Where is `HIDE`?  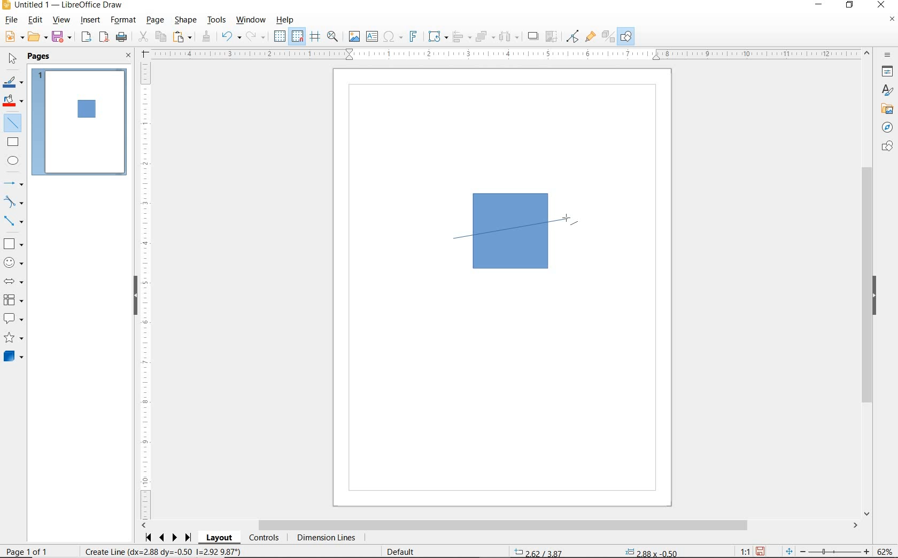
HIDE is located at coordinates (874, 296).